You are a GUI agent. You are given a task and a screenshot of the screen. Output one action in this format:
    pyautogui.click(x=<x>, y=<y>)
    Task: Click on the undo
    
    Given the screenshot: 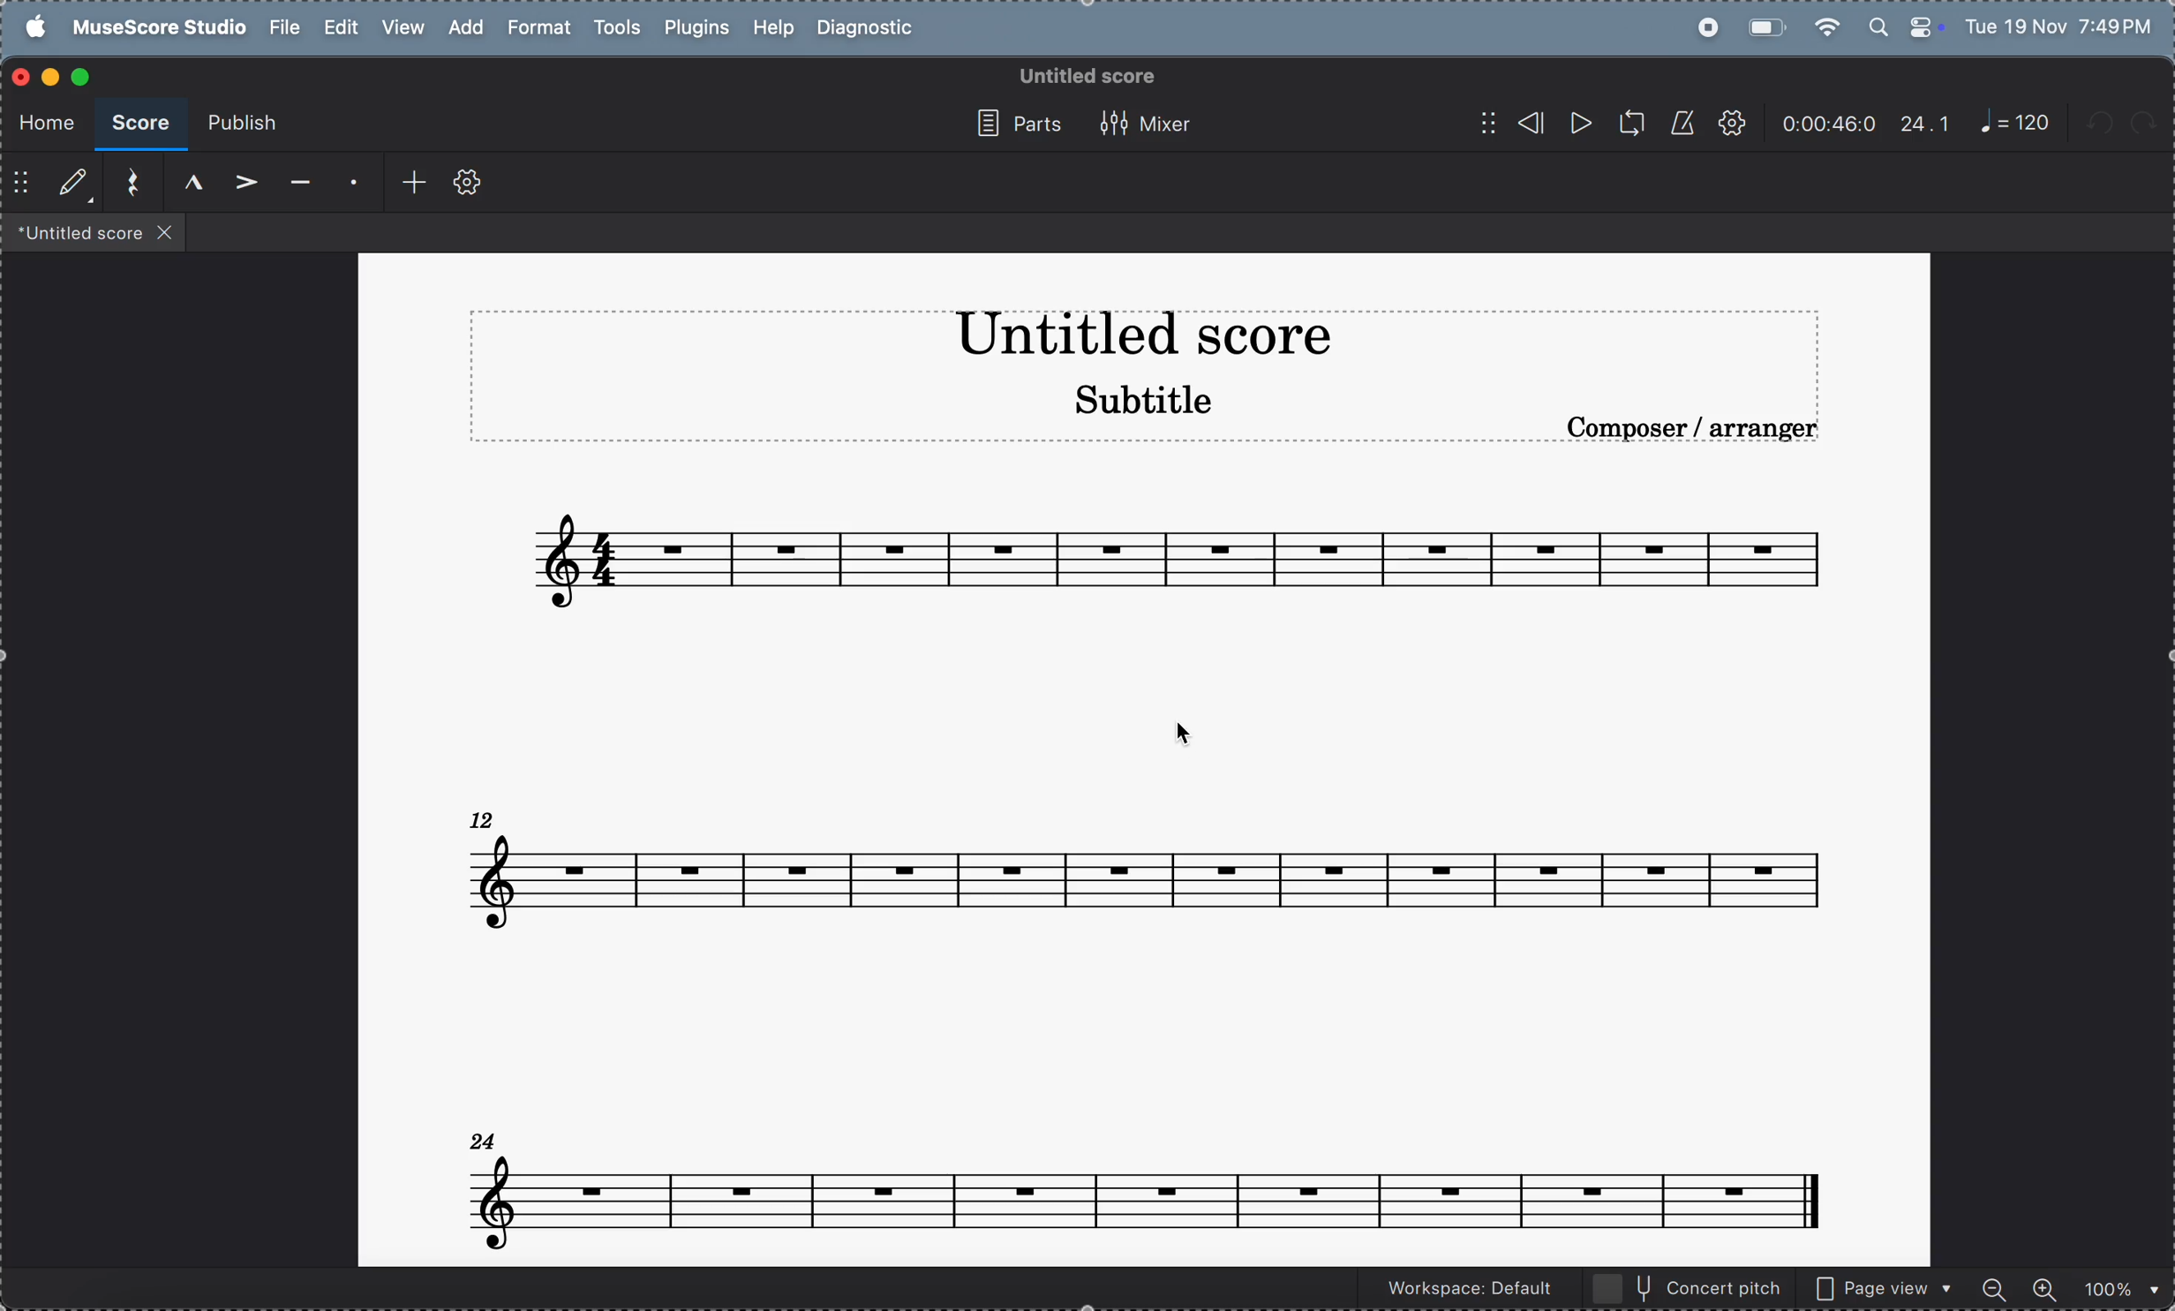 What is the action you would take?
    pyautogui.click(x=2104, y=126)
    